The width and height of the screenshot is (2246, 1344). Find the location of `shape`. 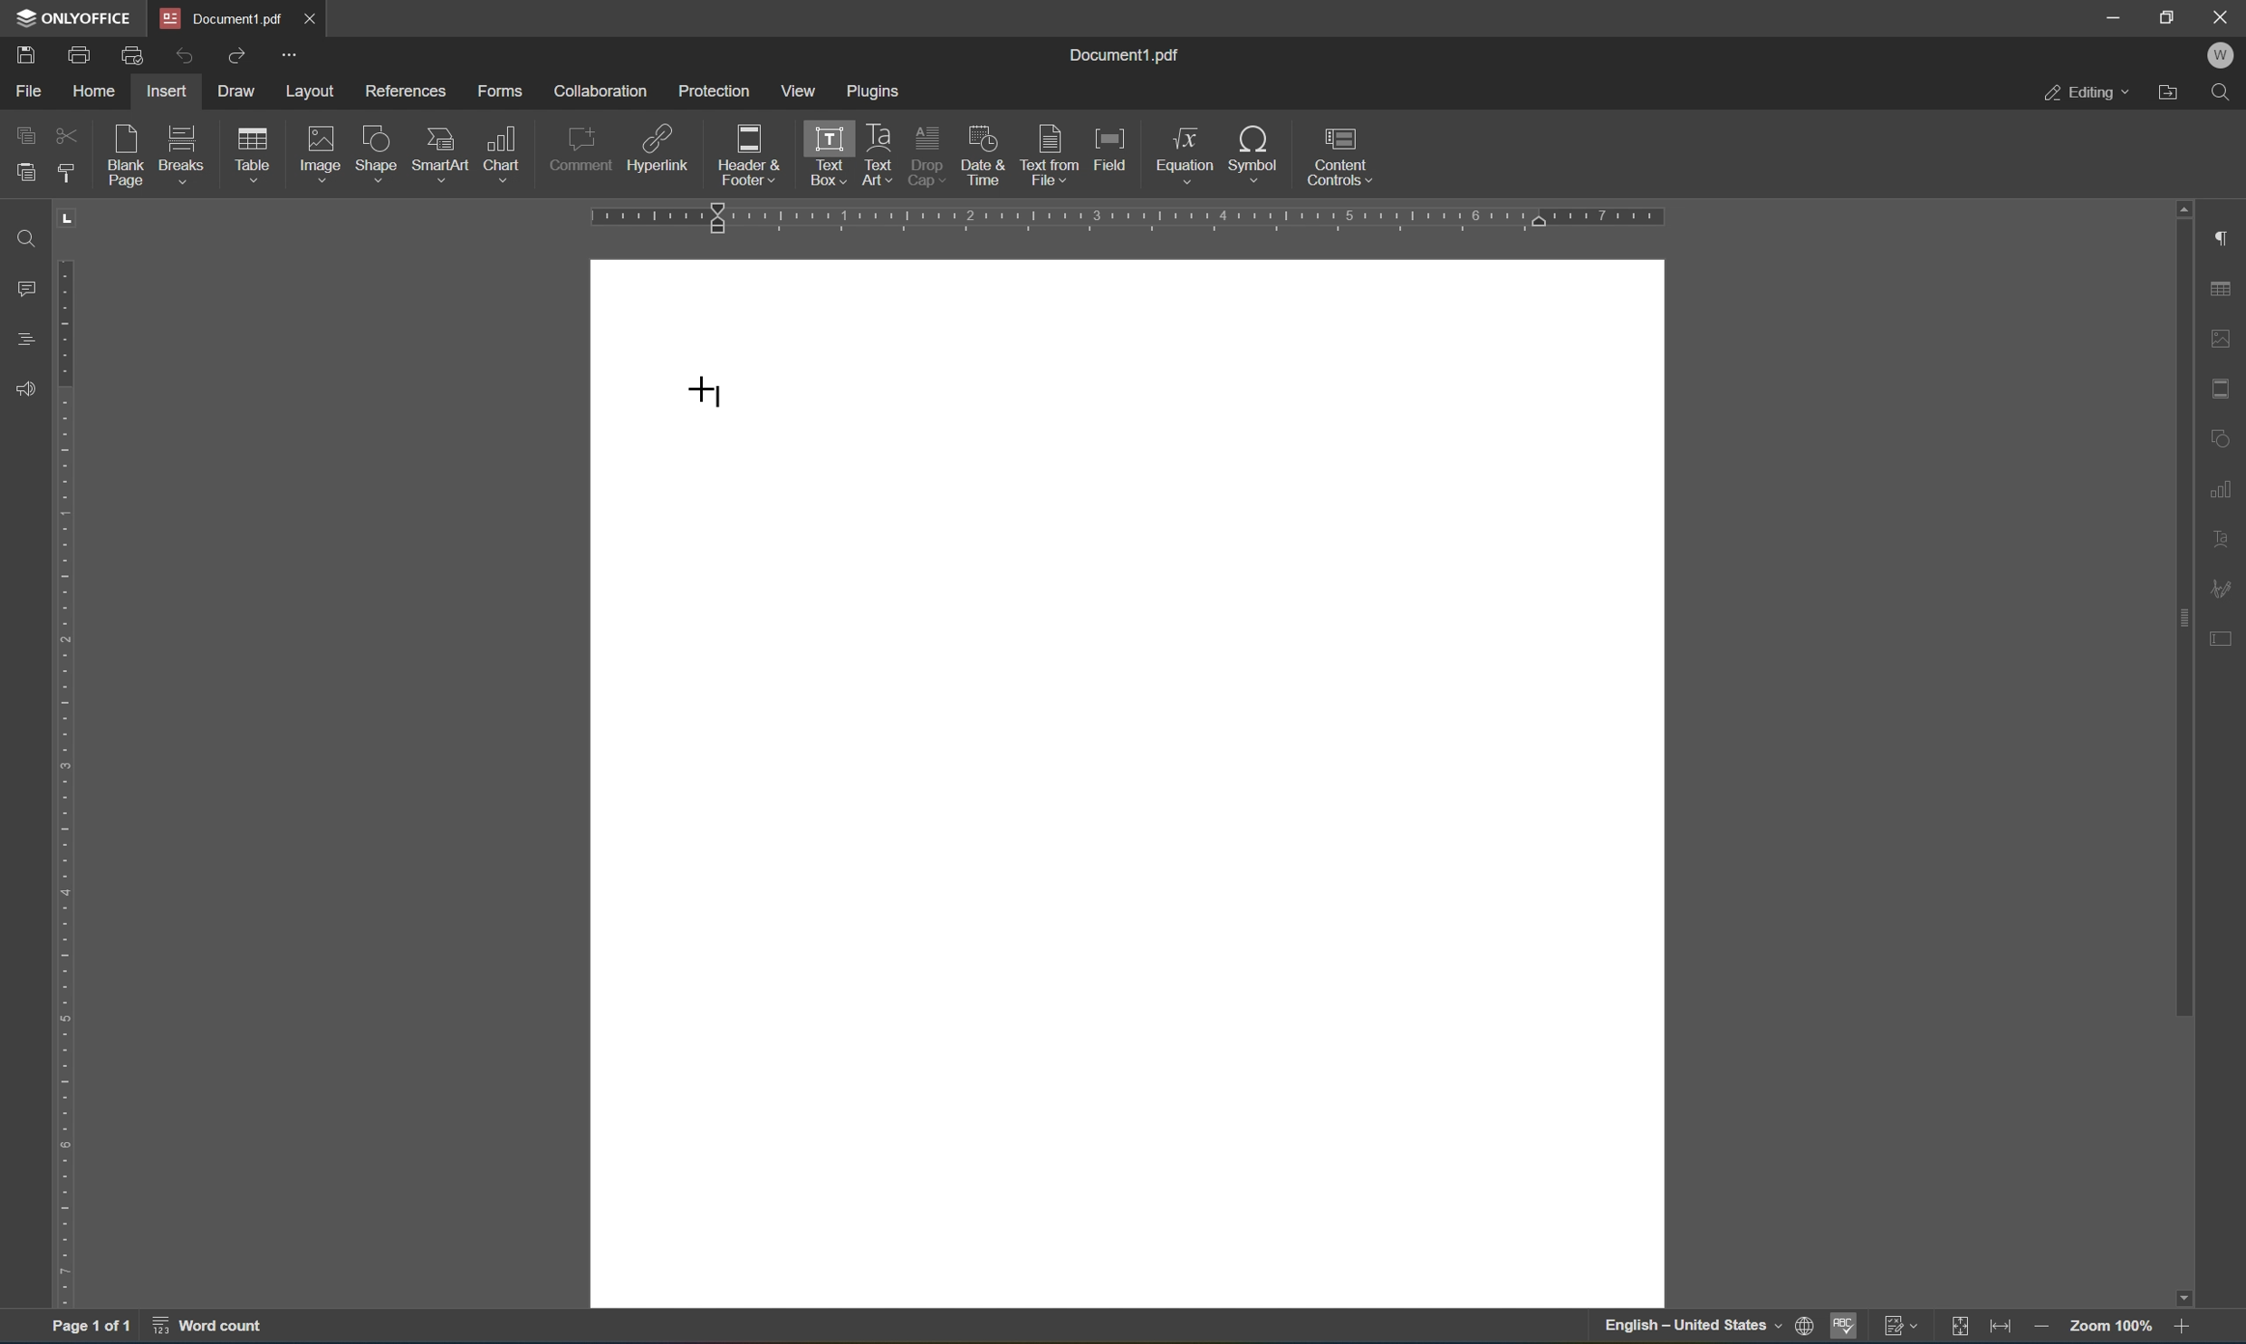

shape is located at coordinates (380, 156).